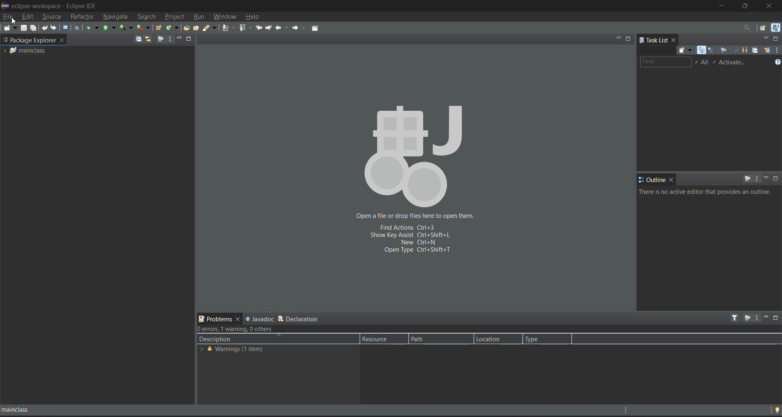 The image size is (782, 417). I want to click on focus on active task, so click(747, 318).